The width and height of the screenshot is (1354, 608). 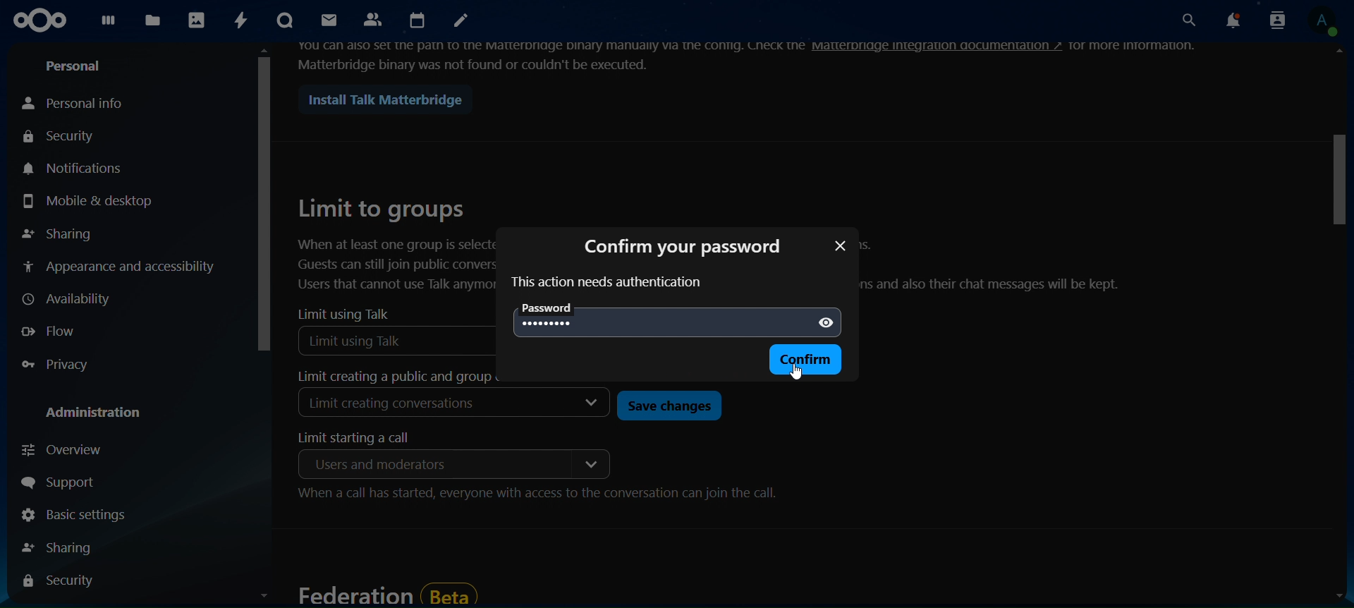 What do you see at coordinates (589, 404) in the screenshot?
I see `dropdown` at bounding box center [589, 404].